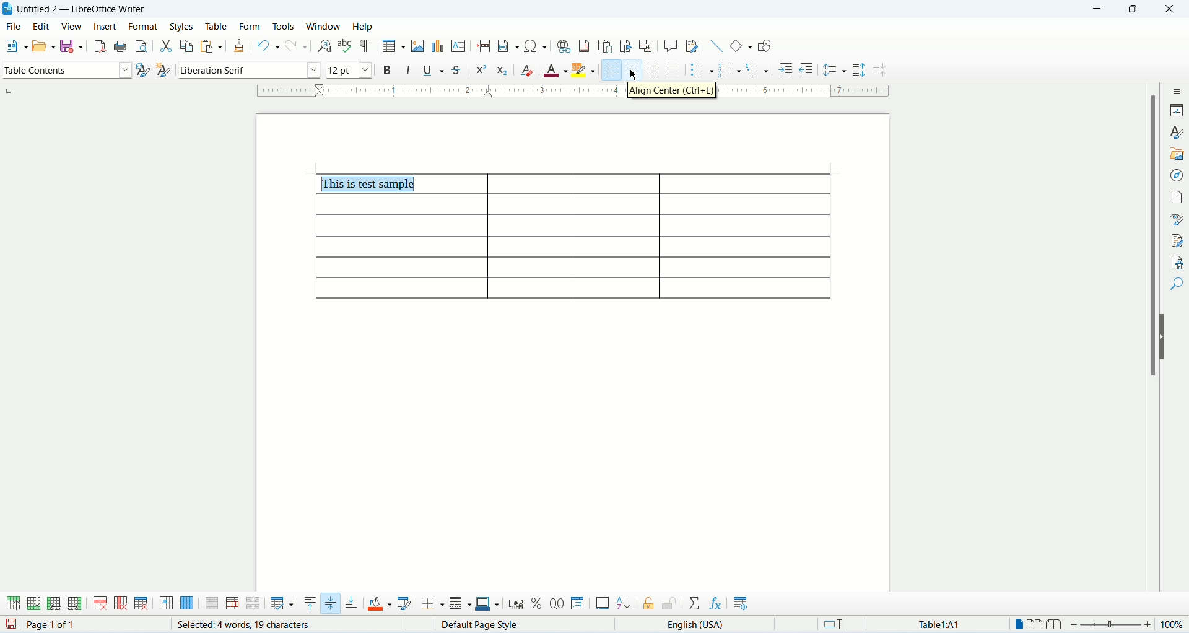 This screenshot has height=633, width=1189. What do you see at coordinates (142, 603) in the screenshot?
I see `delete table` at bounding box center [142, 603].